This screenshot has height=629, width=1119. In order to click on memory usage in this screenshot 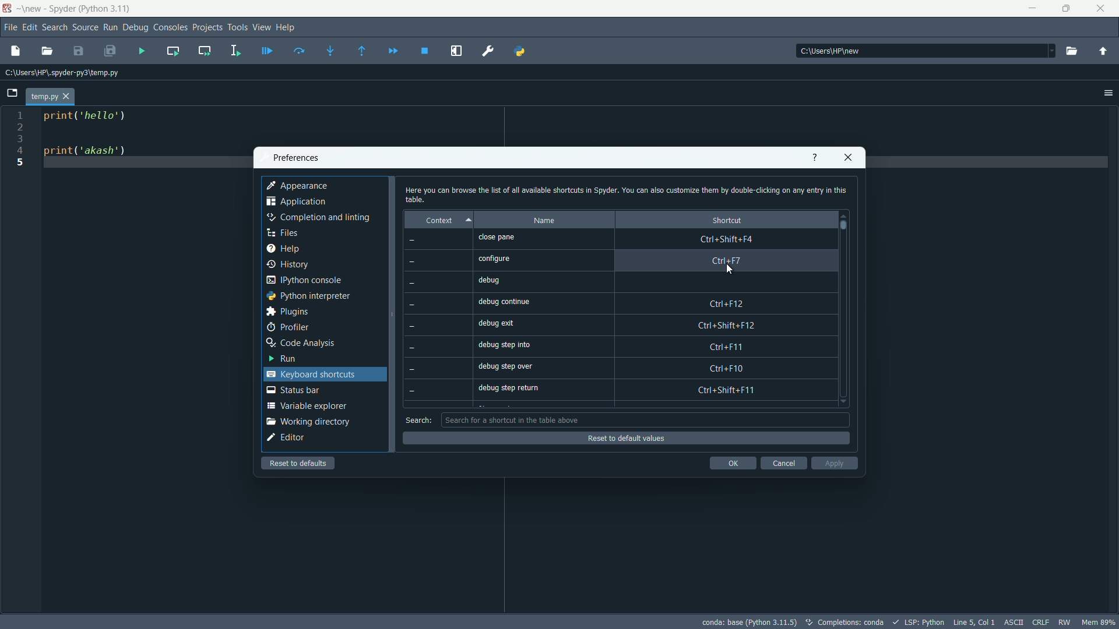, I will do `click(1100, 622)`.